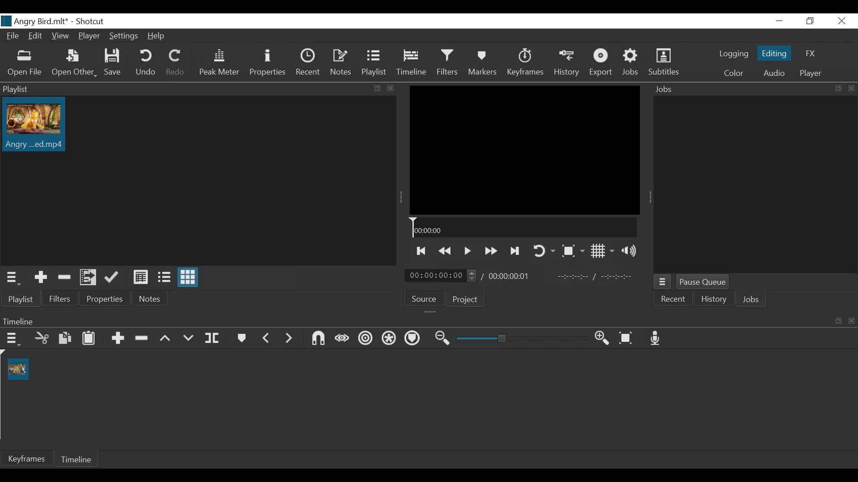  What do you see at coordinates (65, 338) in the screenshot?
I see `Copy` at bounding box center [65, 338].